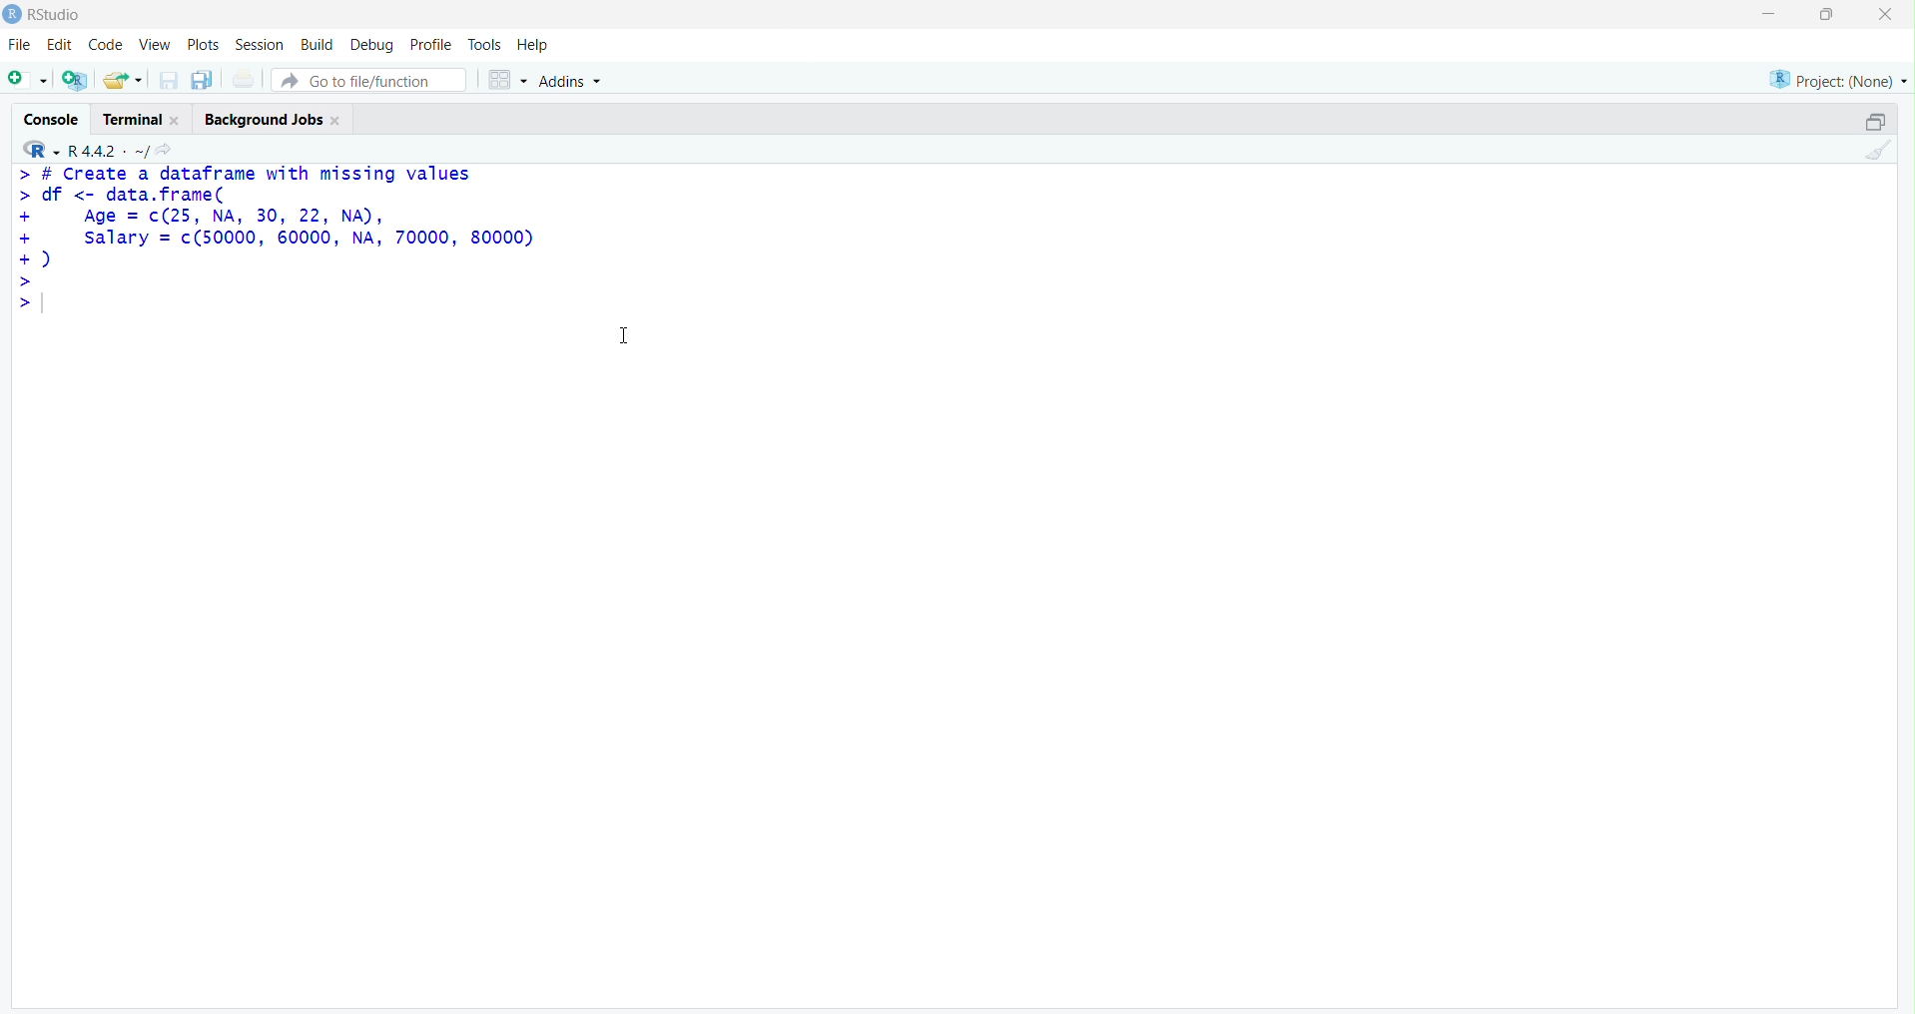  Describe the element at coordinates (123, 79) in the screenshot. I see `Open an existing file (Ctrl + O)` at that location.